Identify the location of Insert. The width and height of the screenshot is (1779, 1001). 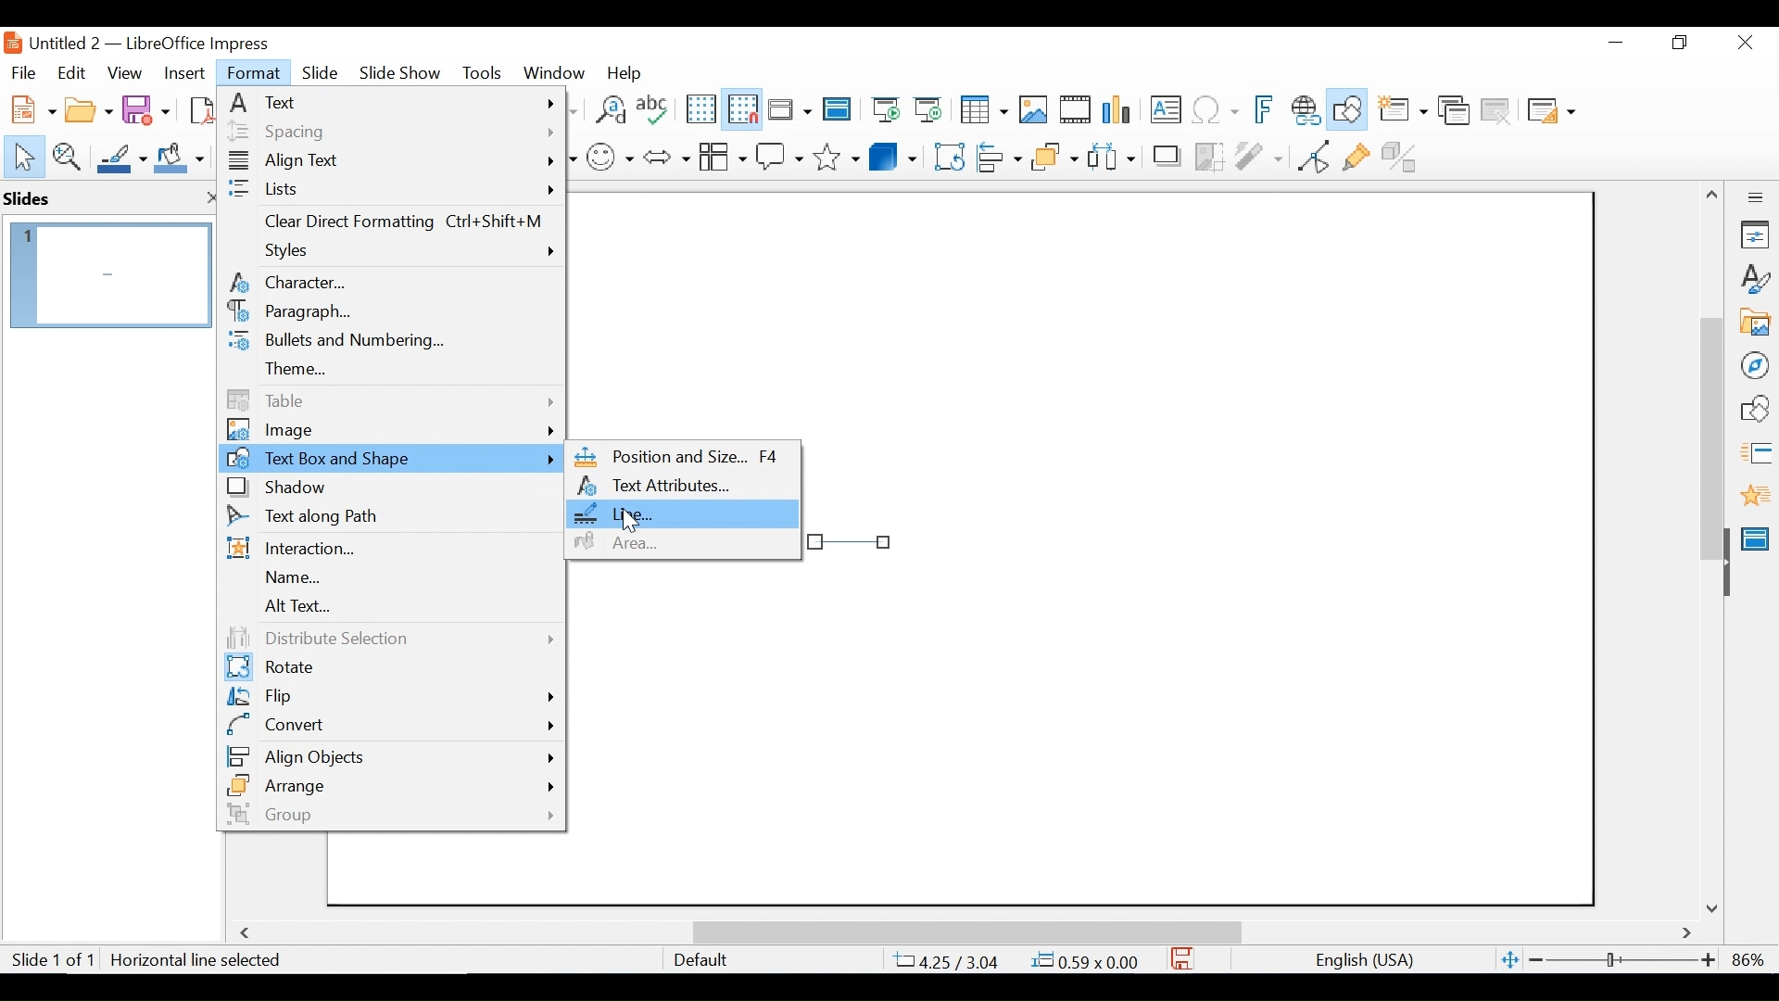
(183, 73).